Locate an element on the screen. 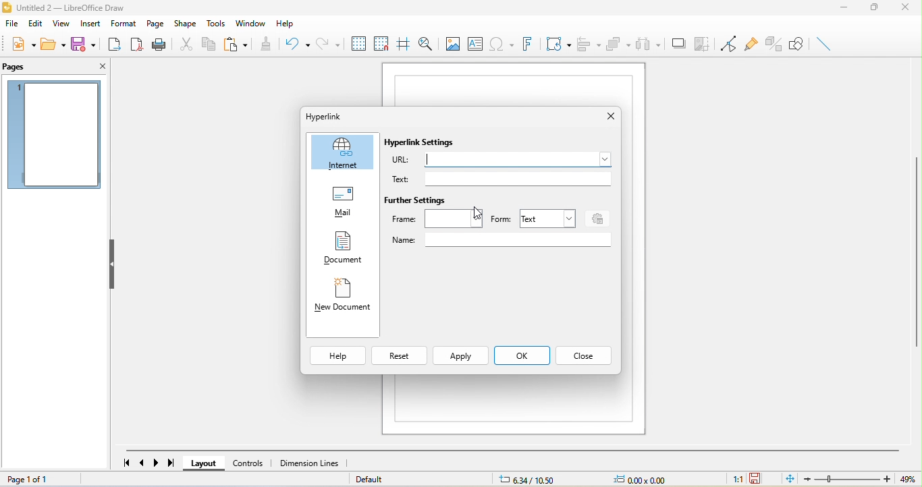 The image size is (922, 487). insert line is located at coordinates (823, 43).